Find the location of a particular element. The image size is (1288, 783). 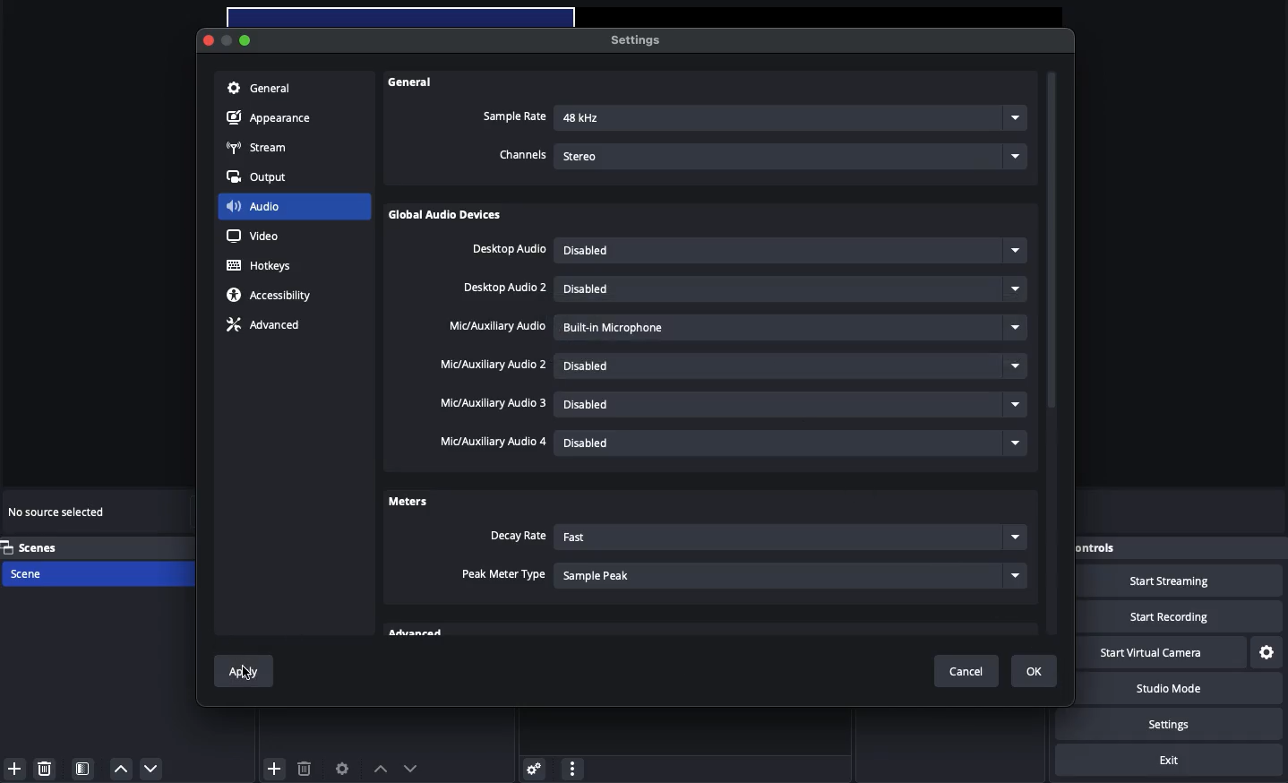

Scene filter is located at coordinates (83, 769).